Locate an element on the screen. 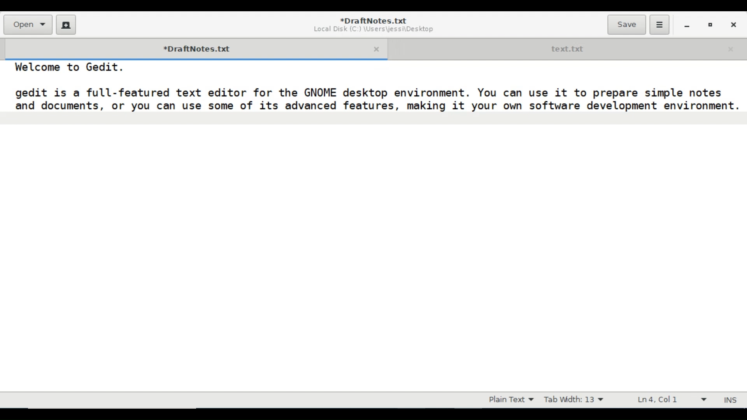 The height and width of the screenshot is (420, 747). Open Tab is located at coordinates (566, 48).